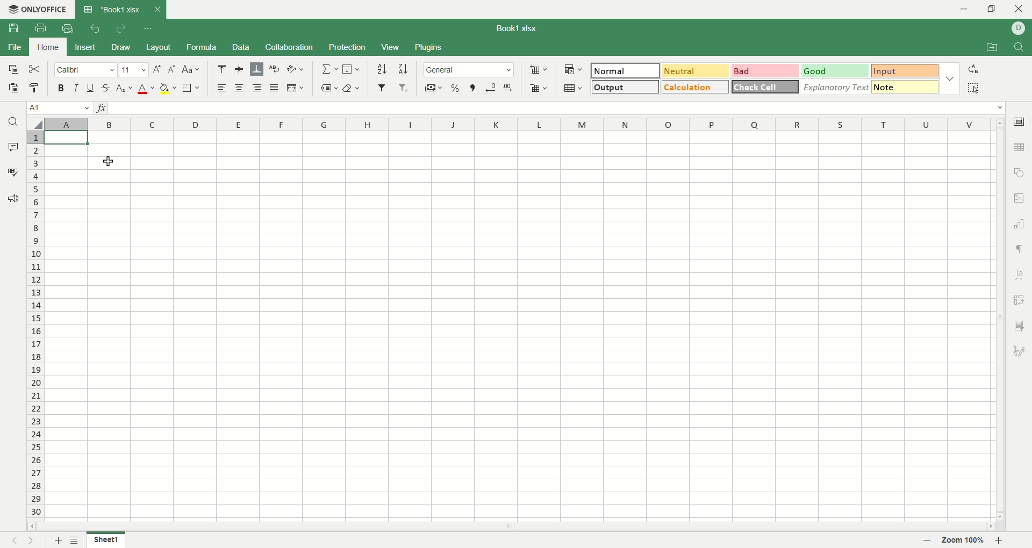 This screenshot has width=1032, height=548. Describe the element at coordinates (12, 121) in the screenshot. I see `find` at that location.